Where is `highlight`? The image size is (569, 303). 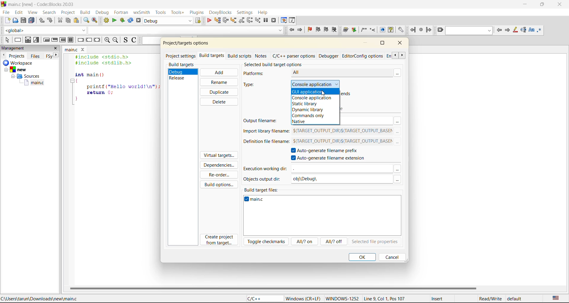
highlight is located at coordinates (515, 30).